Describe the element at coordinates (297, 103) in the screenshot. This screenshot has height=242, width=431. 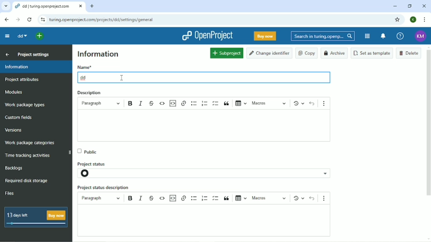
I see `Show local modifications` at that location.